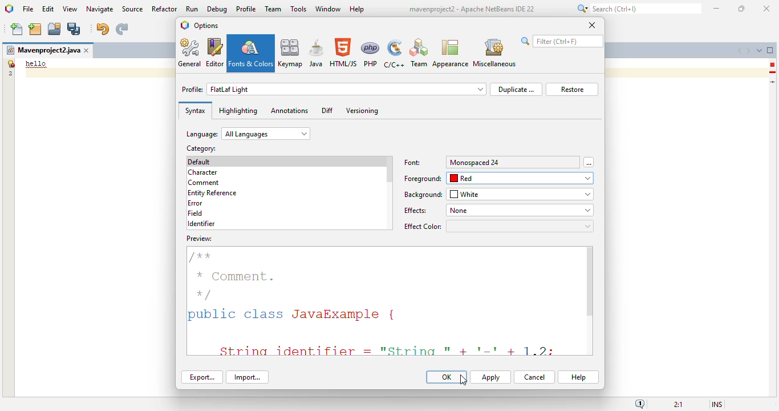  Describe the element at coordinates (165, 9) in the screenshot. I see `refactor` at that location.